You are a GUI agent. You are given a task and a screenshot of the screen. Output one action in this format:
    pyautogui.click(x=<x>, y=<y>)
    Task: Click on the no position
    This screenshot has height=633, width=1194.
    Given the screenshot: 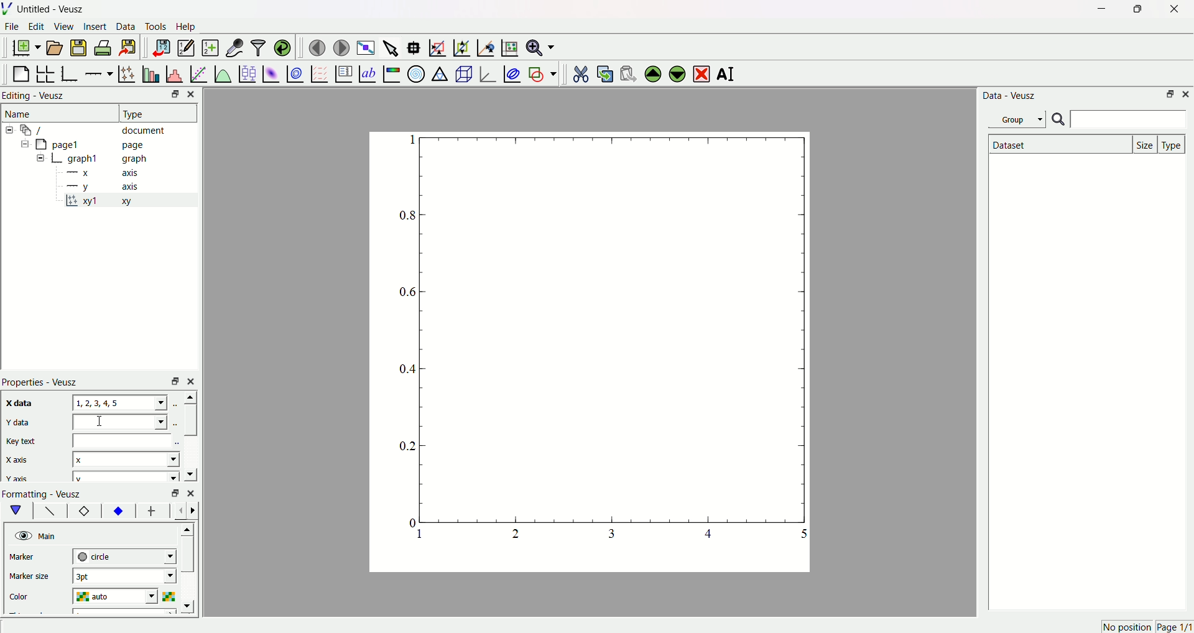 What is the action you would take?
    pyautogui.click(x=1126, y=627)
    